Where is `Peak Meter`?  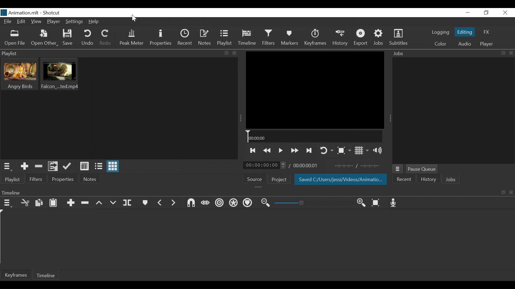 Peak Meter is located at coordinates (131, 38).